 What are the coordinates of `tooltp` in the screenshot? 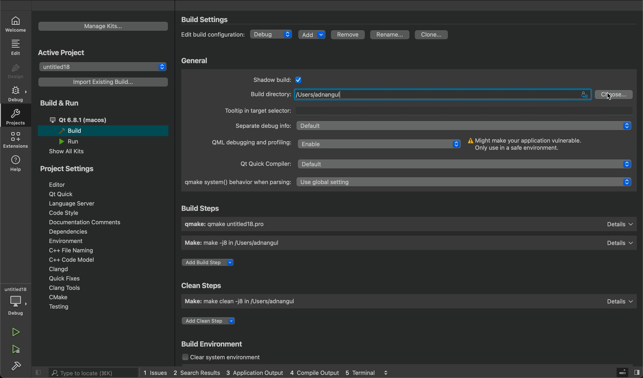 It's located at (427, 110).